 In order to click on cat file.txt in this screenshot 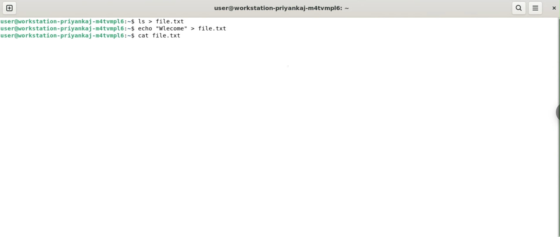, I will do `click(161, 36)`.